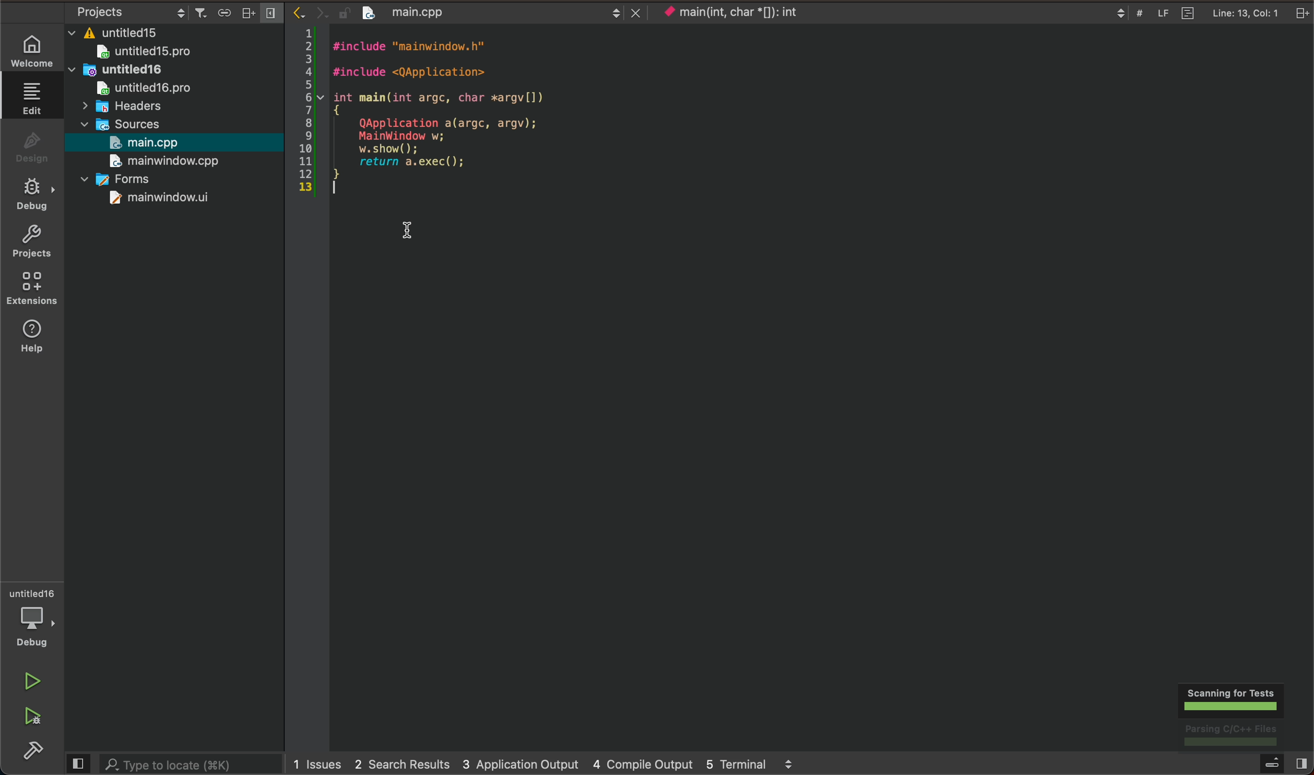  I want to click on file info, so click(1194, 14).